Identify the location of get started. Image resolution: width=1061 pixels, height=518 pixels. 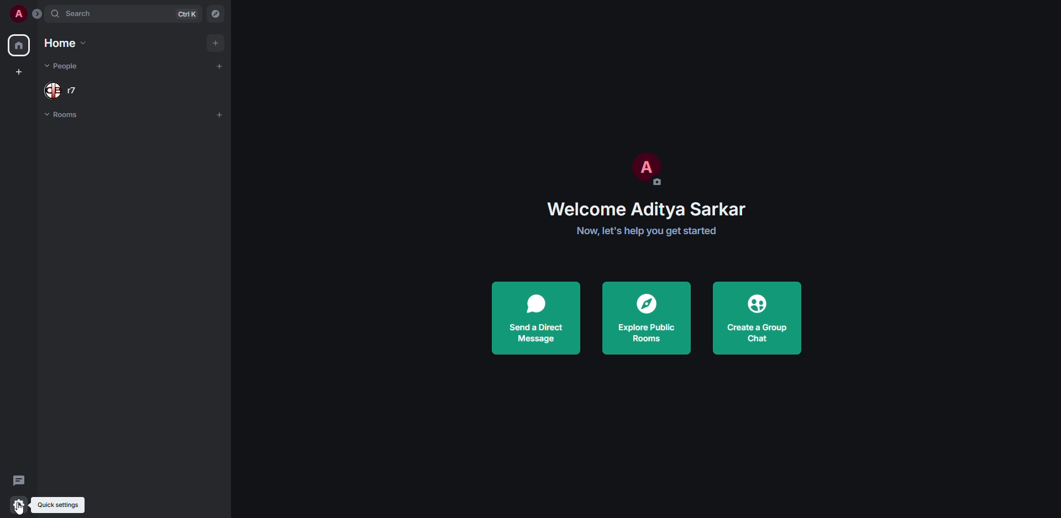
(647, 230).